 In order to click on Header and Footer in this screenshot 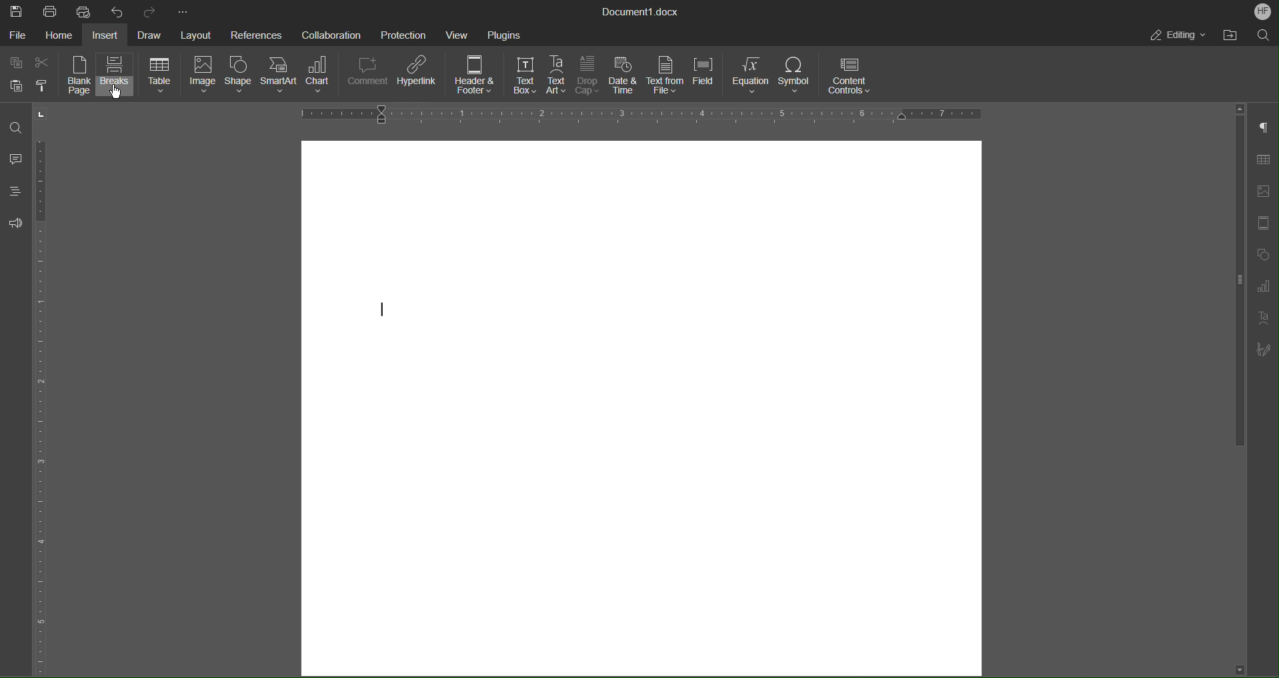, I will do `click(477, 75)`.